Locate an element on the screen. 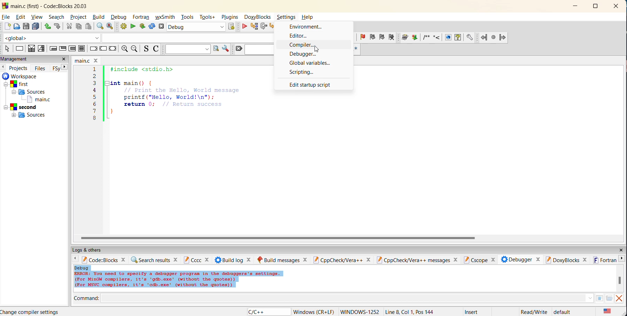 Image resolution: width=627 pixels, height=316 pixels. build is located at coordinates (123, 26).